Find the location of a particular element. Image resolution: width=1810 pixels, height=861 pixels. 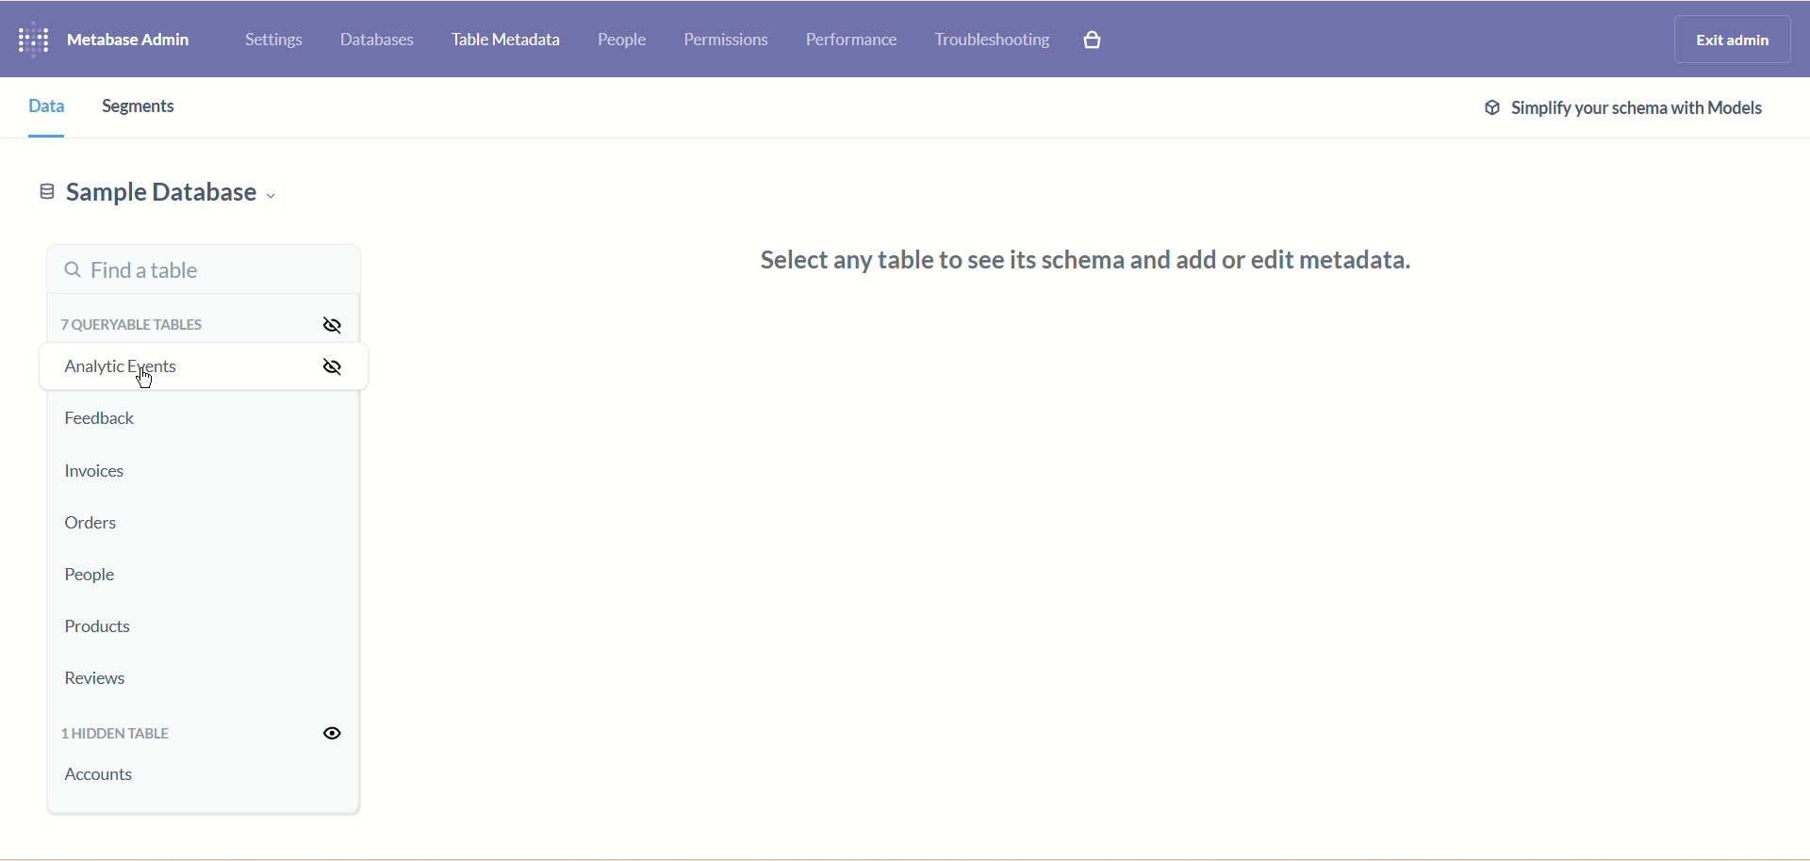

select any table to see its schema and add or edit metadata is located at coordinates (1078, 260).